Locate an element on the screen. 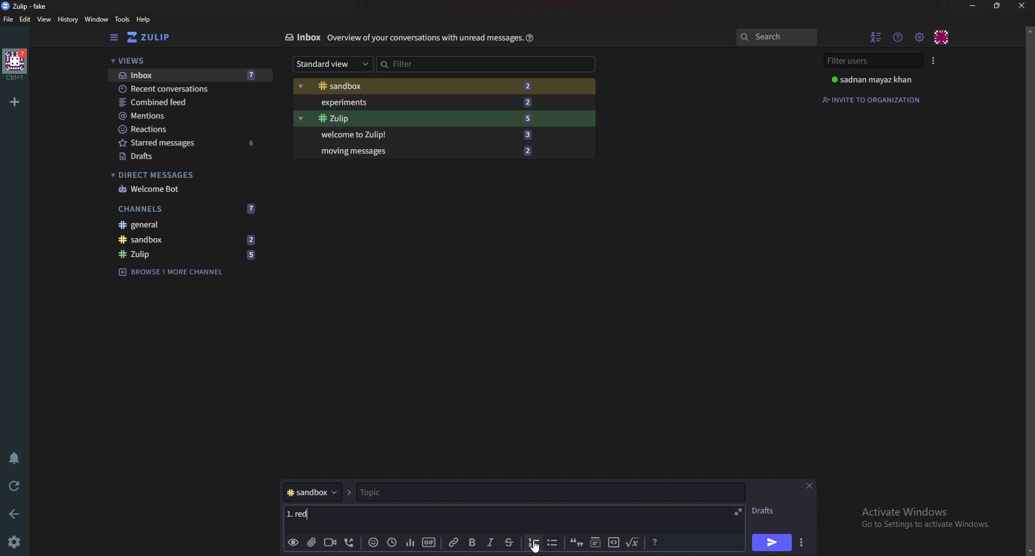 The image size is (1035, 556). Spoiler is located at coordinates (594, 544).